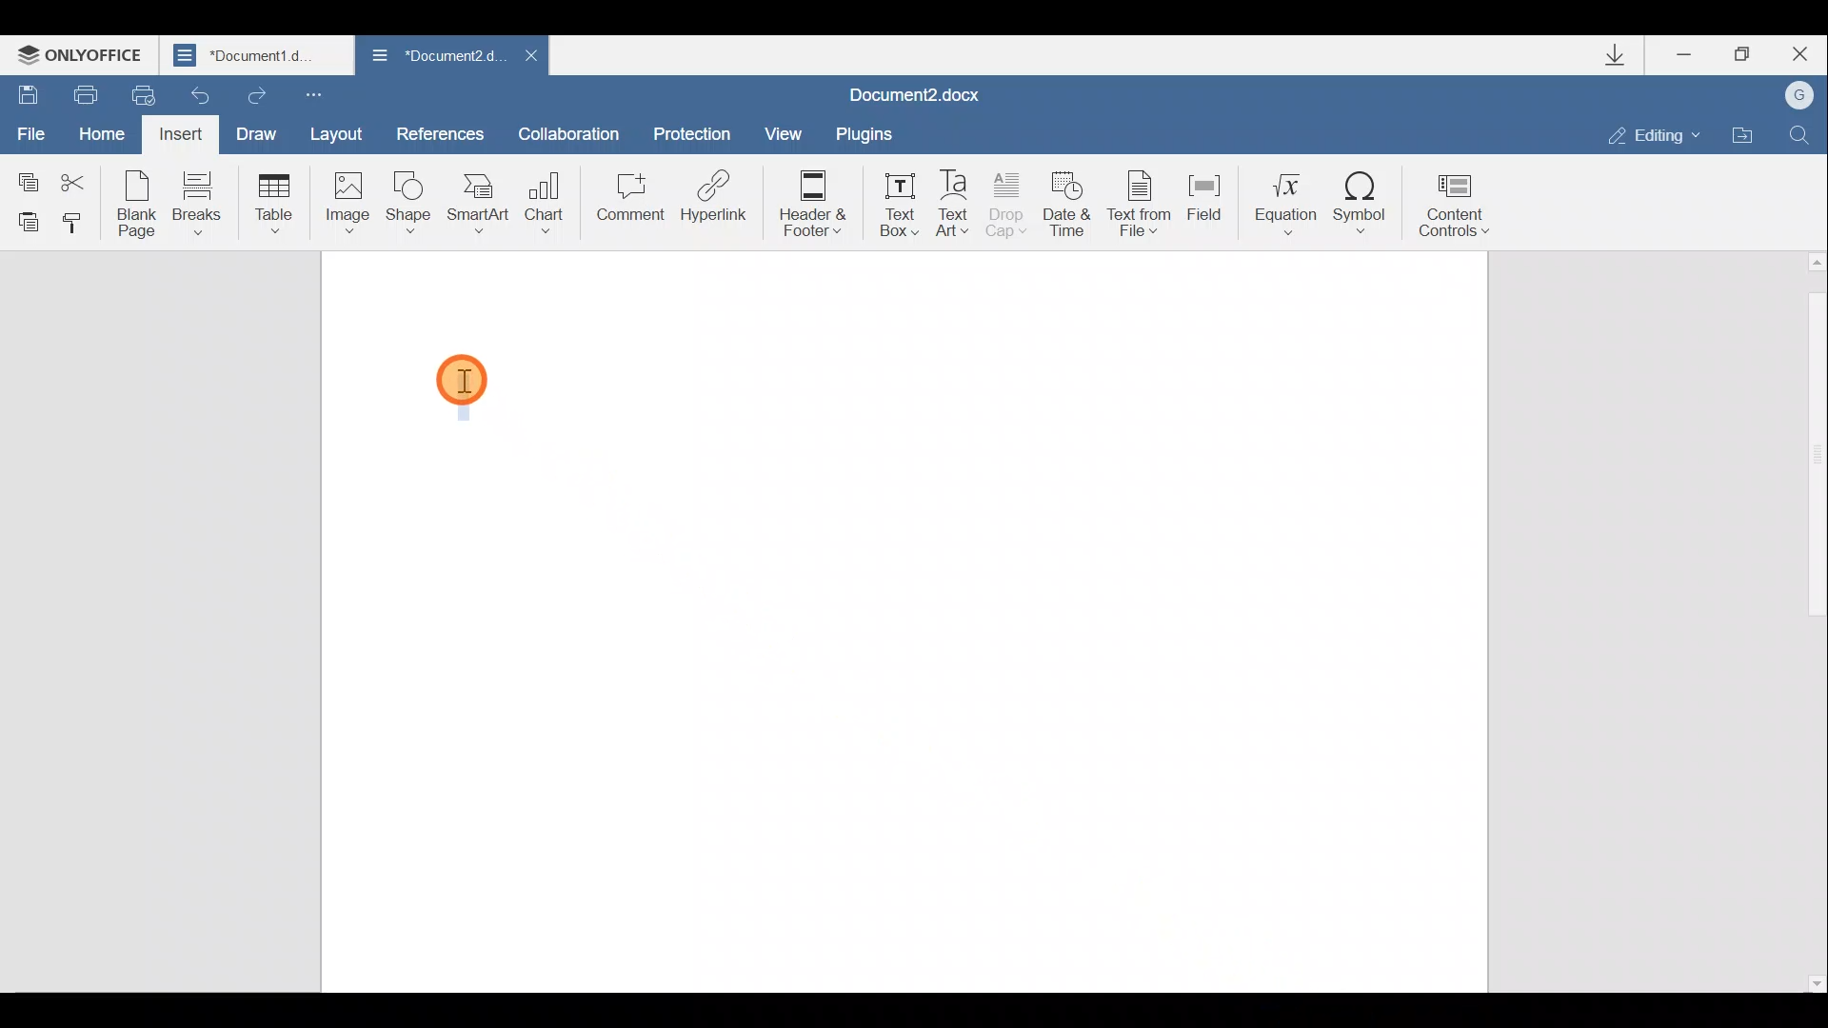 This screenshot has height=1028, width=1828. What do you see at coordinates (25, 221) in the screenshot?
I see `Paste` at bounding box center [25, 221].